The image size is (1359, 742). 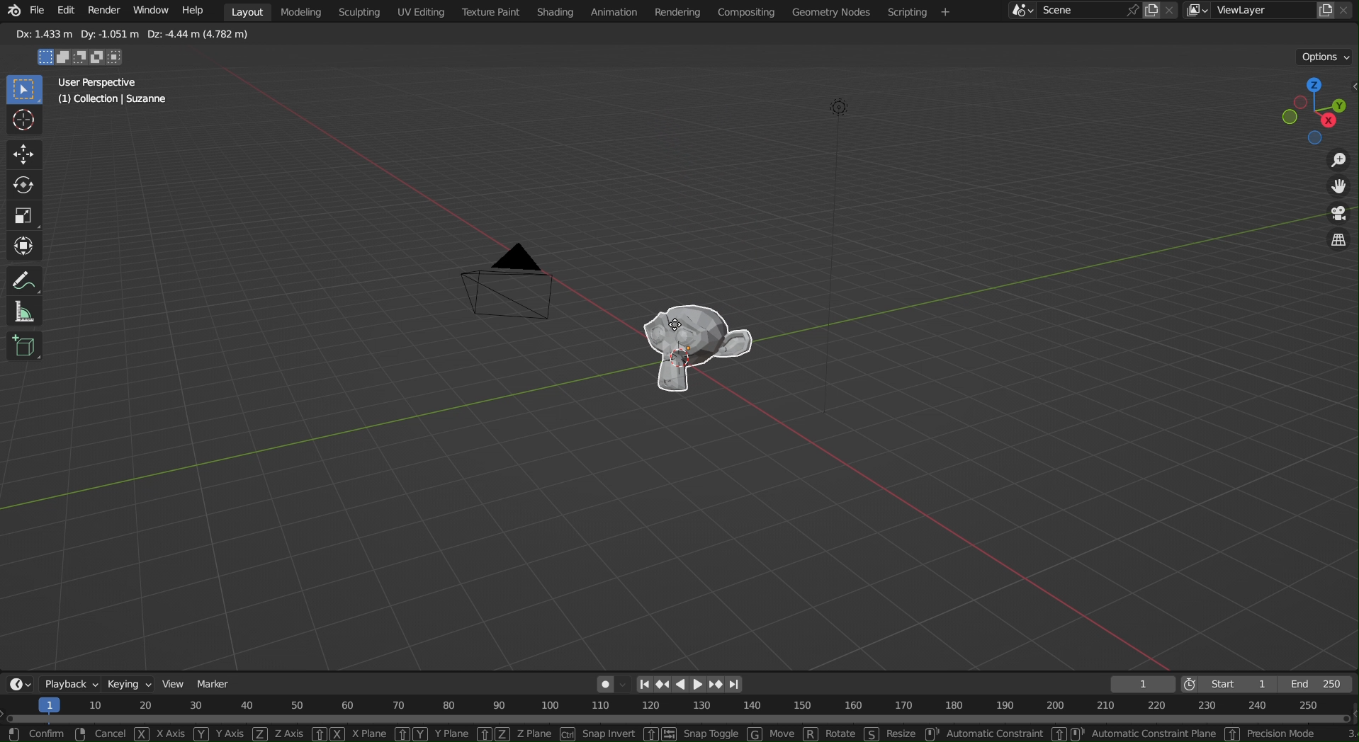 What do you see at coordinates (95, 81) in the screenshot?
I see `User Perspective` at bounding box center [95, 81].